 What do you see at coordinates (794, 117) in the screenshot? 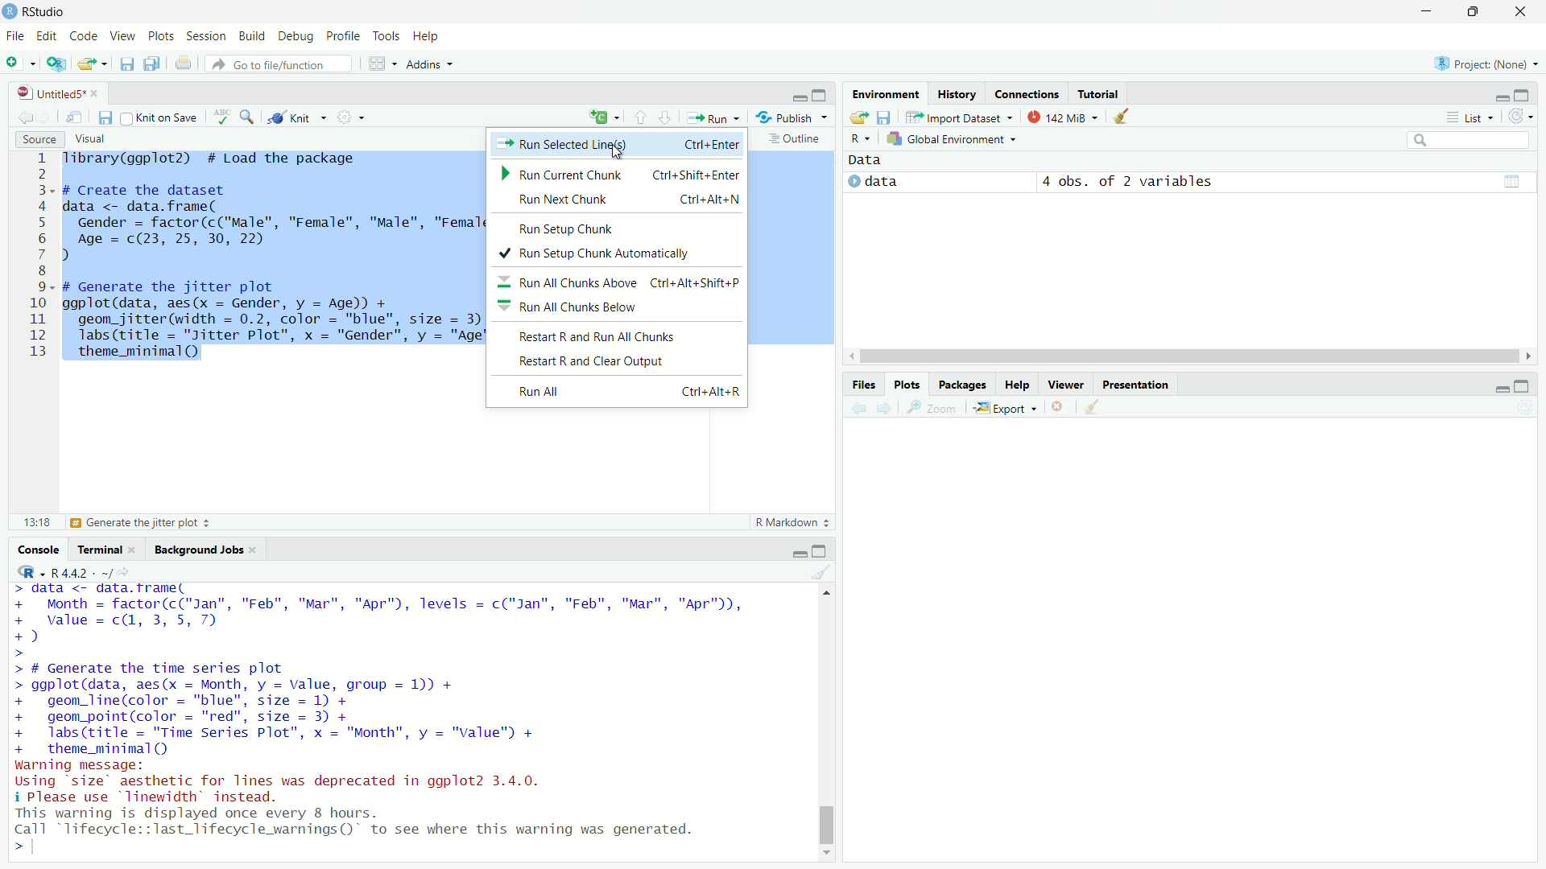
I see `publish` at bounding box center [794, 117].